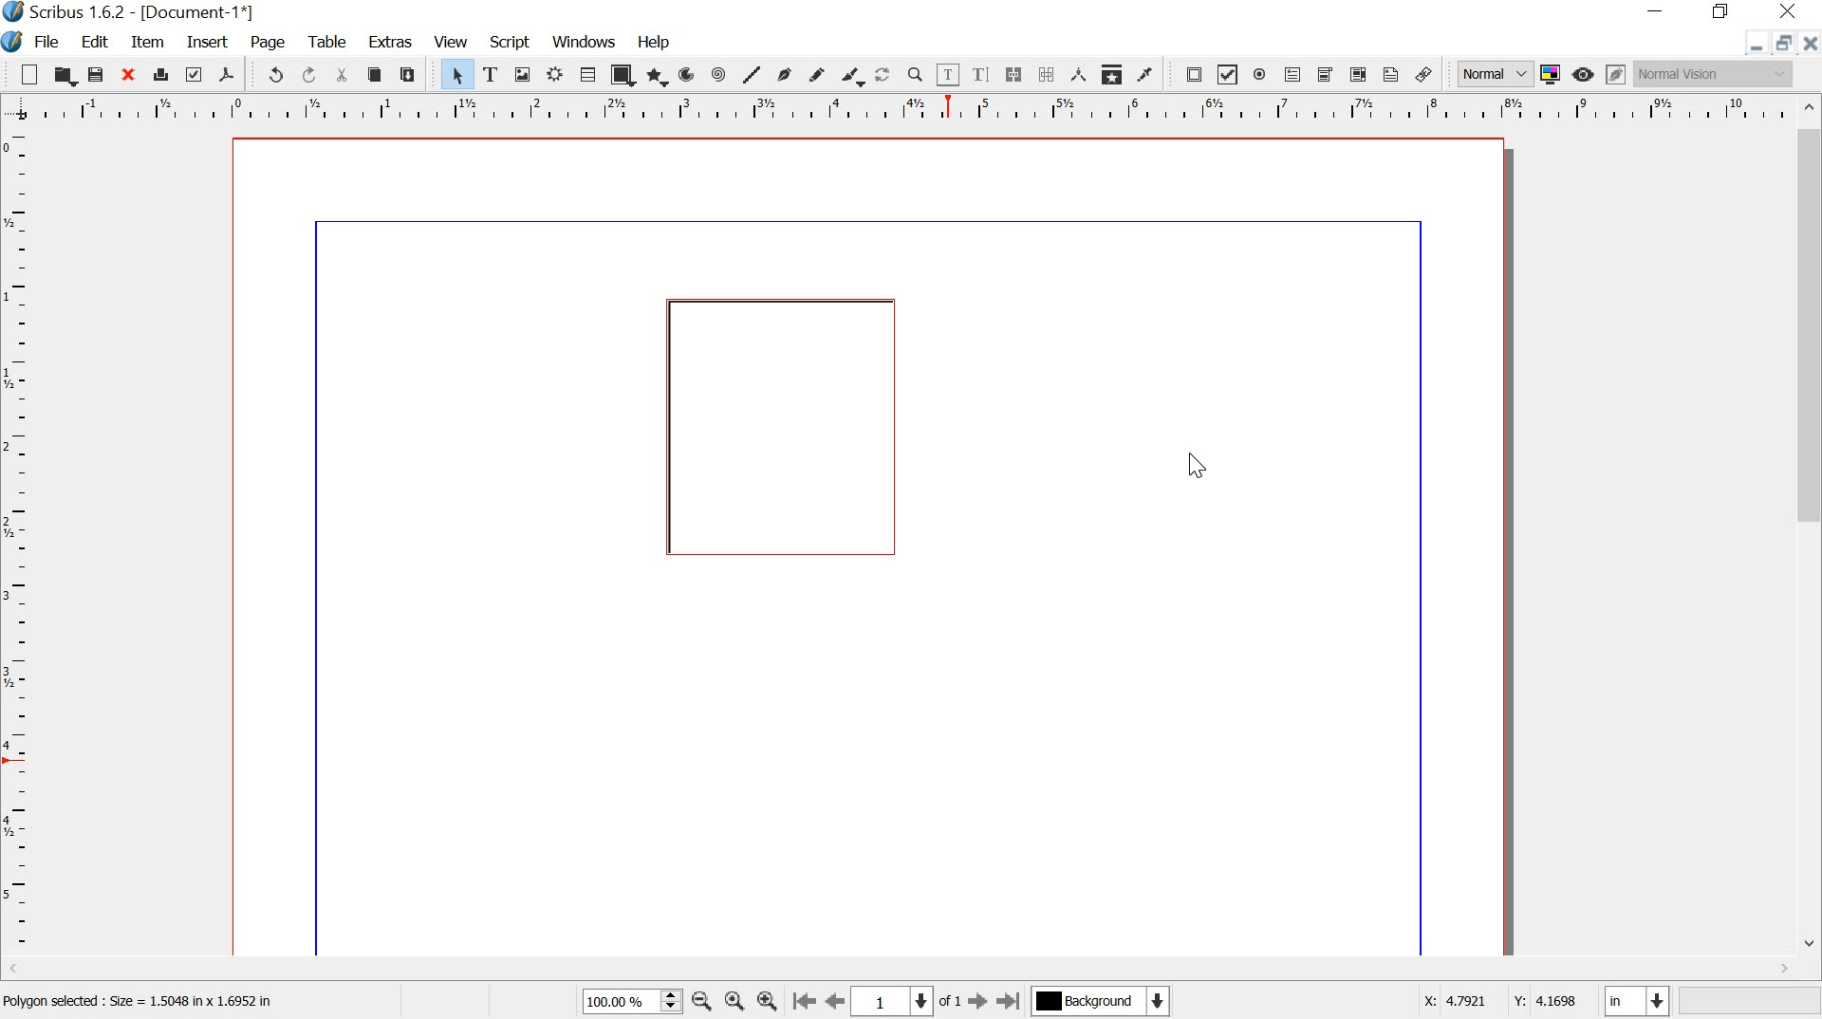 Image resolution: width=1822 pixels, height=1019 pixels. I want to click on page, so click(269, 42).